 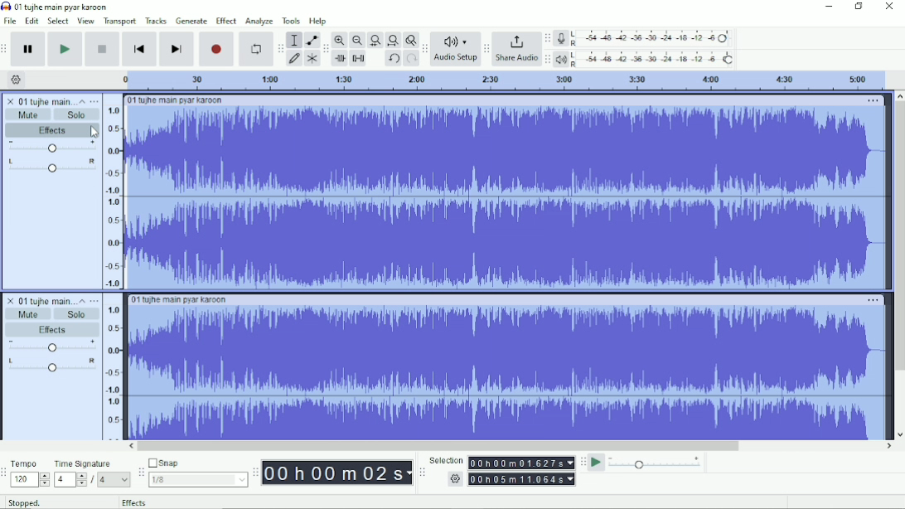 What do you see at coordinates (294, 60) in the screenshot?
I see `Draw tool` at bounding box center [294, 60].